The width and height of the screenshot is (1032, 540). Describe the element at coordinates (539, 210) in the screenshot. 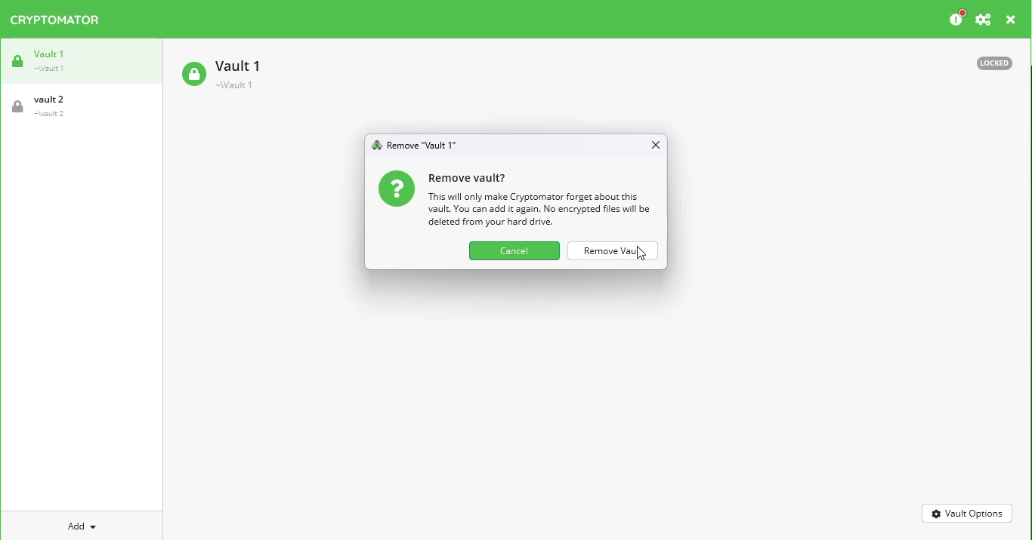

I see `this will only make crytomator forget about this vault. you can add it again. No encrypted files will be deleted from your hard drive.` at that location.